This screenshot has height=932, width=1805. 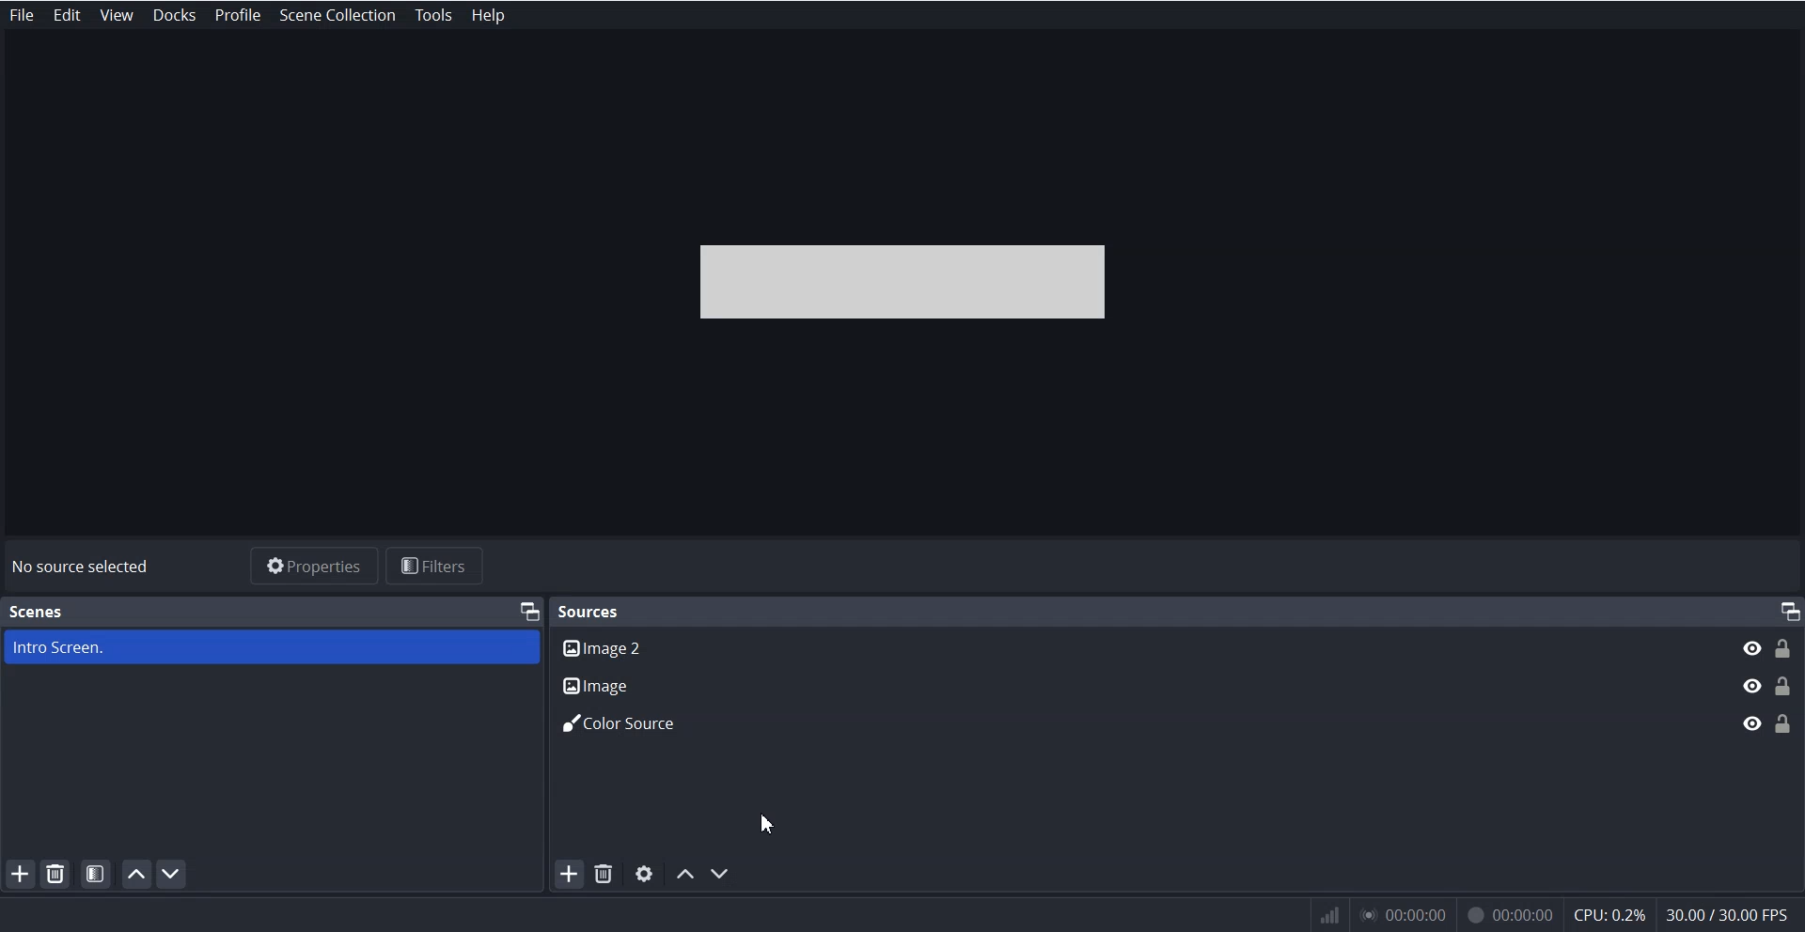 What do you see at coordinates (1734, 913) in the screenshot?
I see `30.007 30.00 EPs` at bounding box center [1734, 913].